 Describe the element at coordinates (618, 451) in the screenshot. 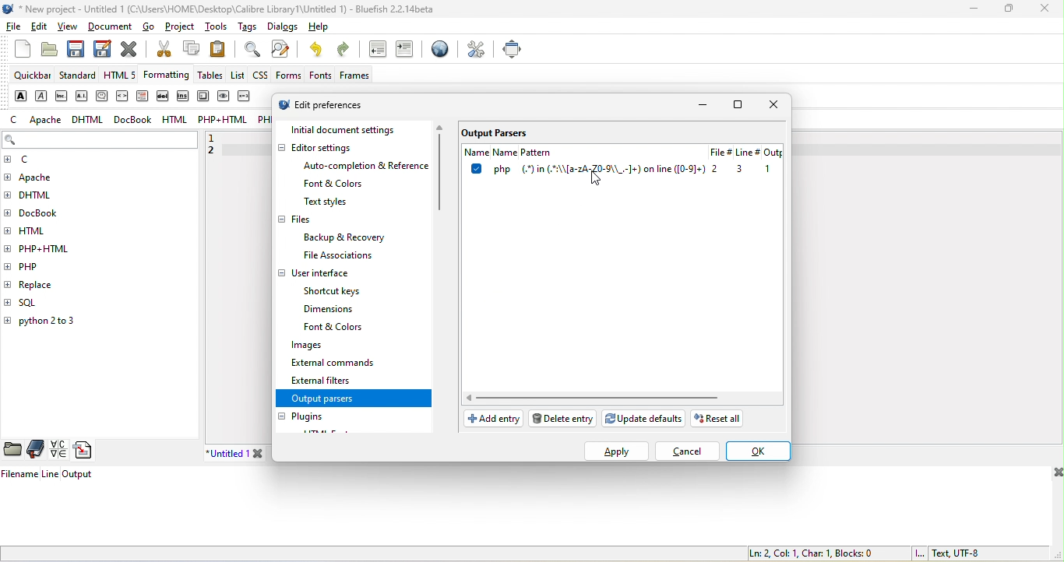

I see `apply` at that location.